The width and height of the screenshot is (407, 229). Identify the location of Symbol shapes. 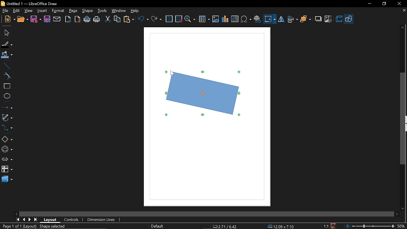
(7, 149).